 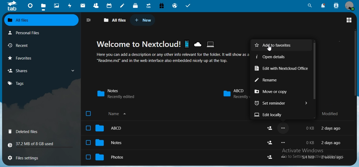 What do you see at coordinates (12, 6) in the screenshot?
I see `icon` at bounding box center [12, 6].